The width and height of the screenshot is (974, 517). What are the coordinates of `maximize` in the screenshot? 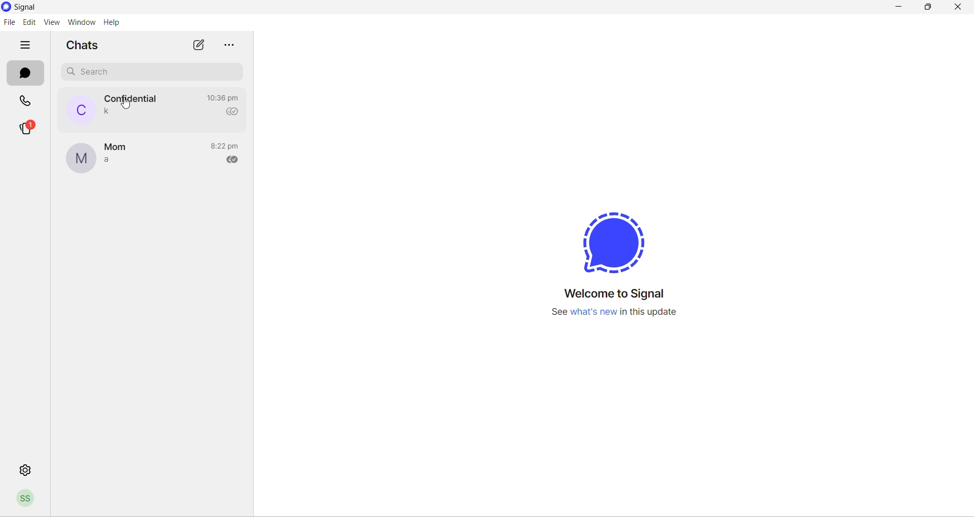 It's located at (927, 8).